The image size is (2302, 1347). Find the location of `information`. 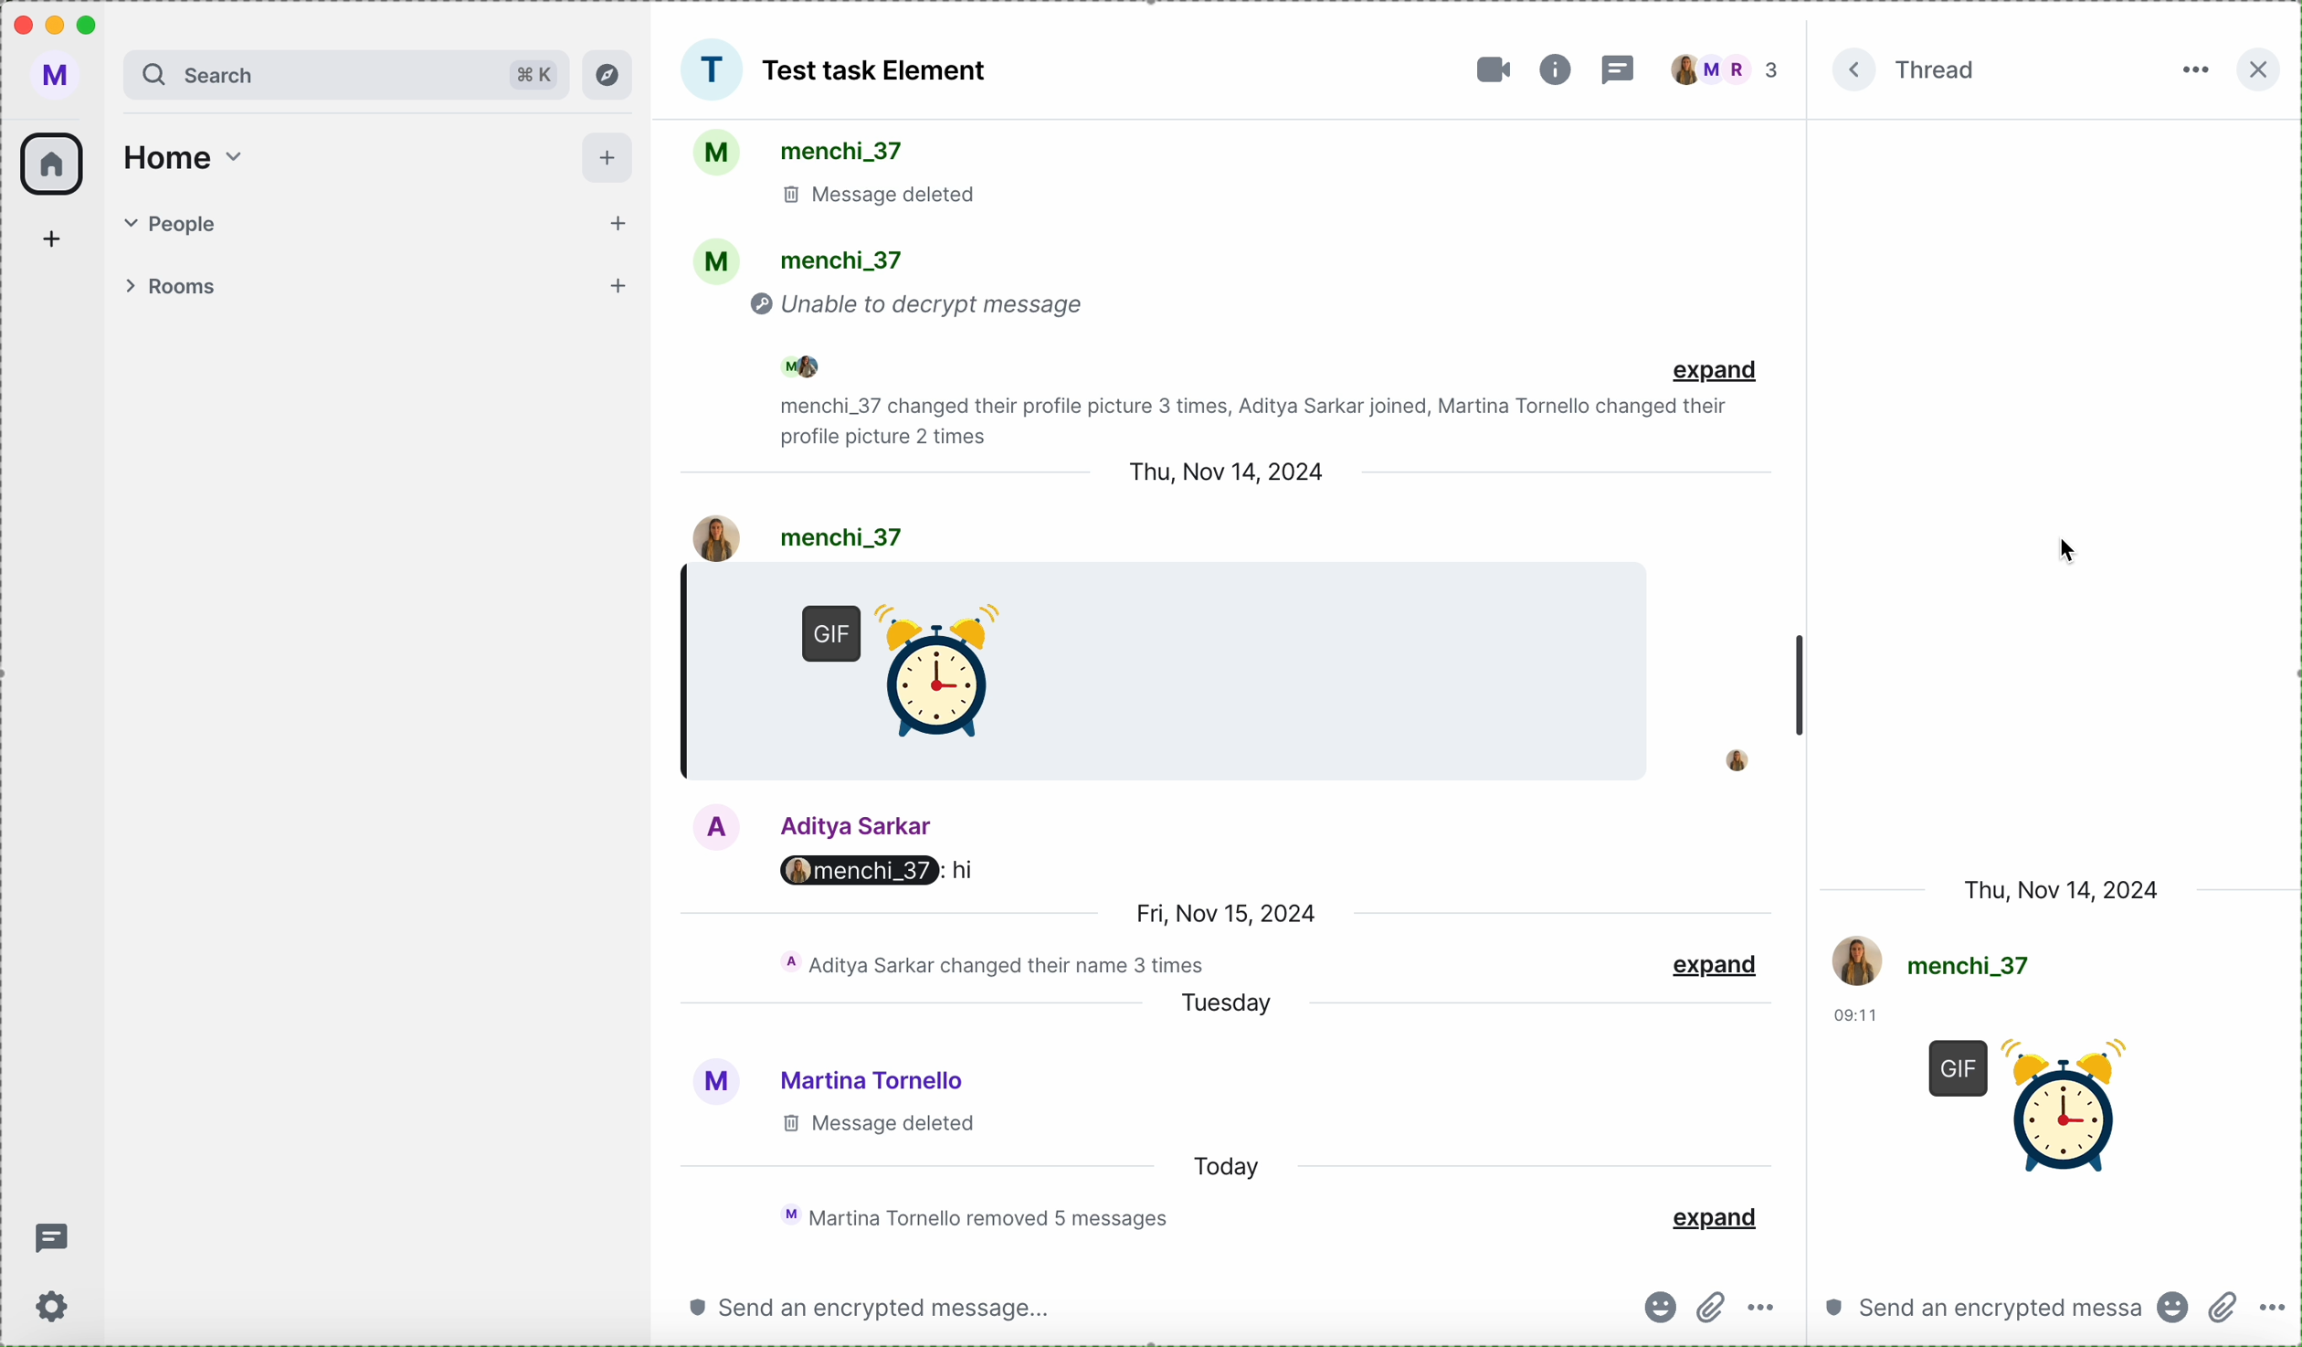

information is located at coordinates (1555, 69).